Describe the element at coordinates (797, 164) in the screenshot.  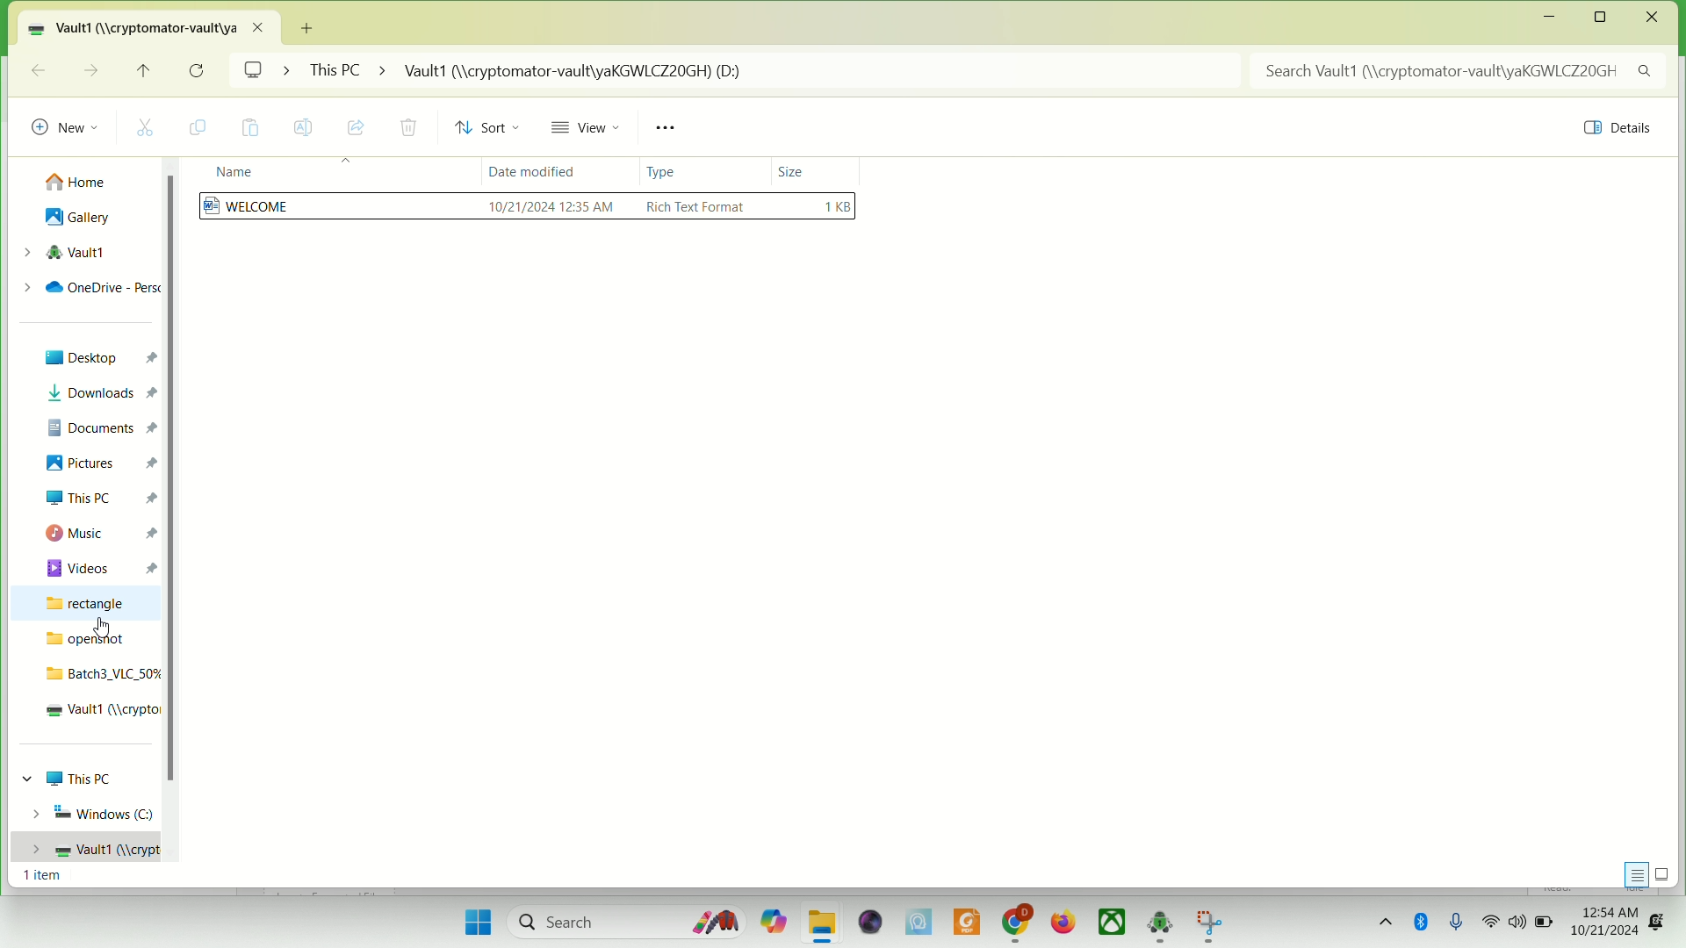
I see `size` at that location.